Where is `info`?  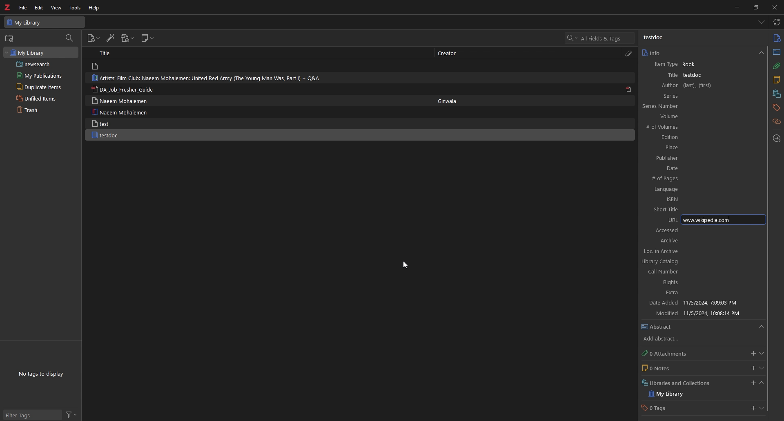 info is located at coordinates (702, 53).